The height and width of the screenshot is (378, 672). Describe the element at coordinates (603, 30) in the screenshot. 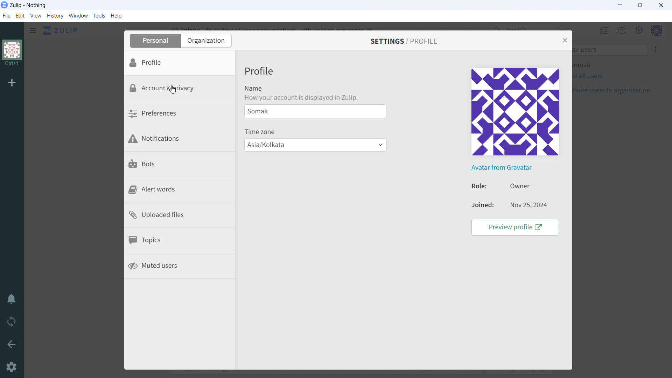

I see `hide all users` at that location.